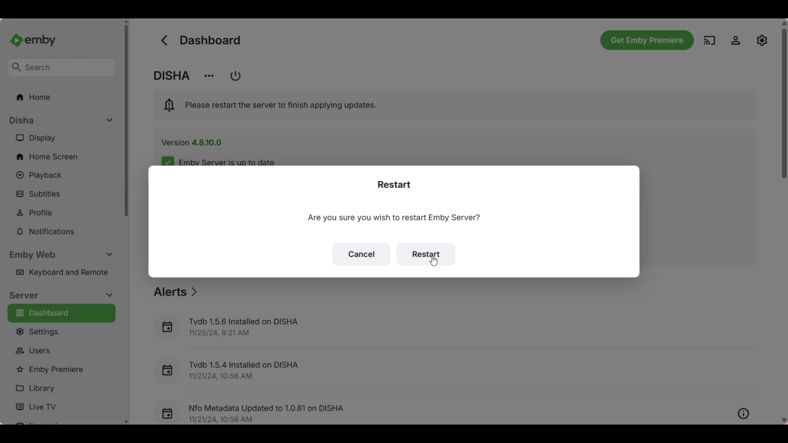 This screenshot has height=443, width=788. What do you see at coordinates (211, 40) in the screenshot?
I see `Title of current page ` at bounding box center [211, 40].